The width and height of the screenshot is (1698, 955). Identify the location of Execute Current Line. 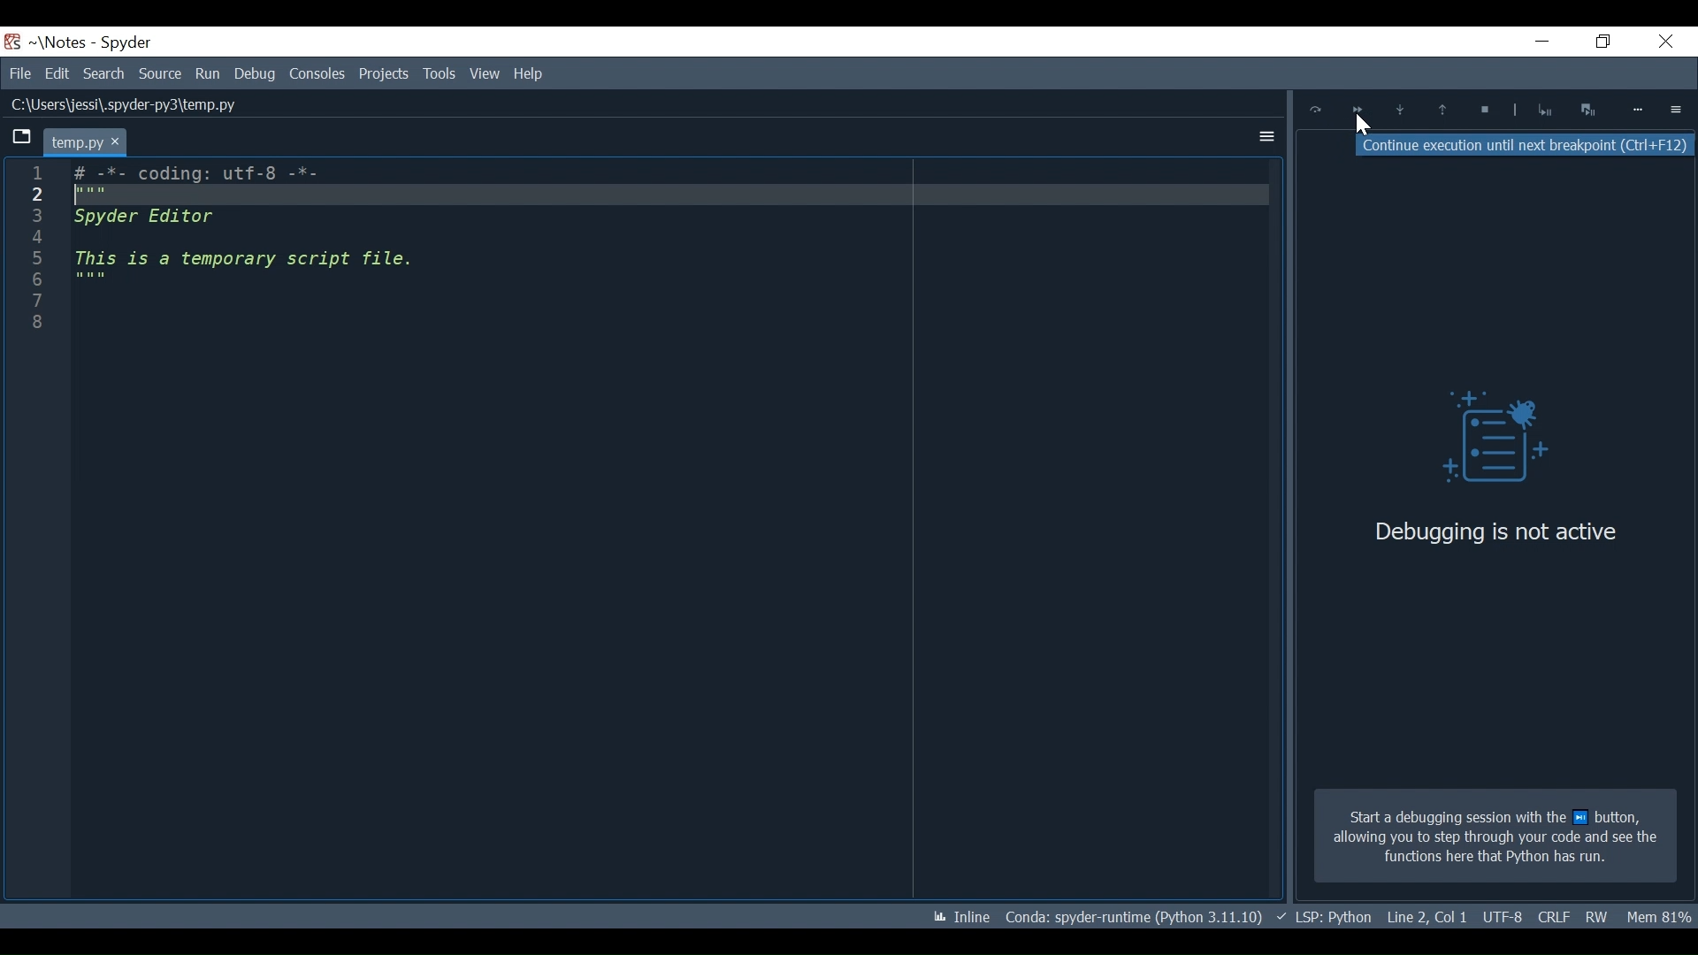
(1316, 110).